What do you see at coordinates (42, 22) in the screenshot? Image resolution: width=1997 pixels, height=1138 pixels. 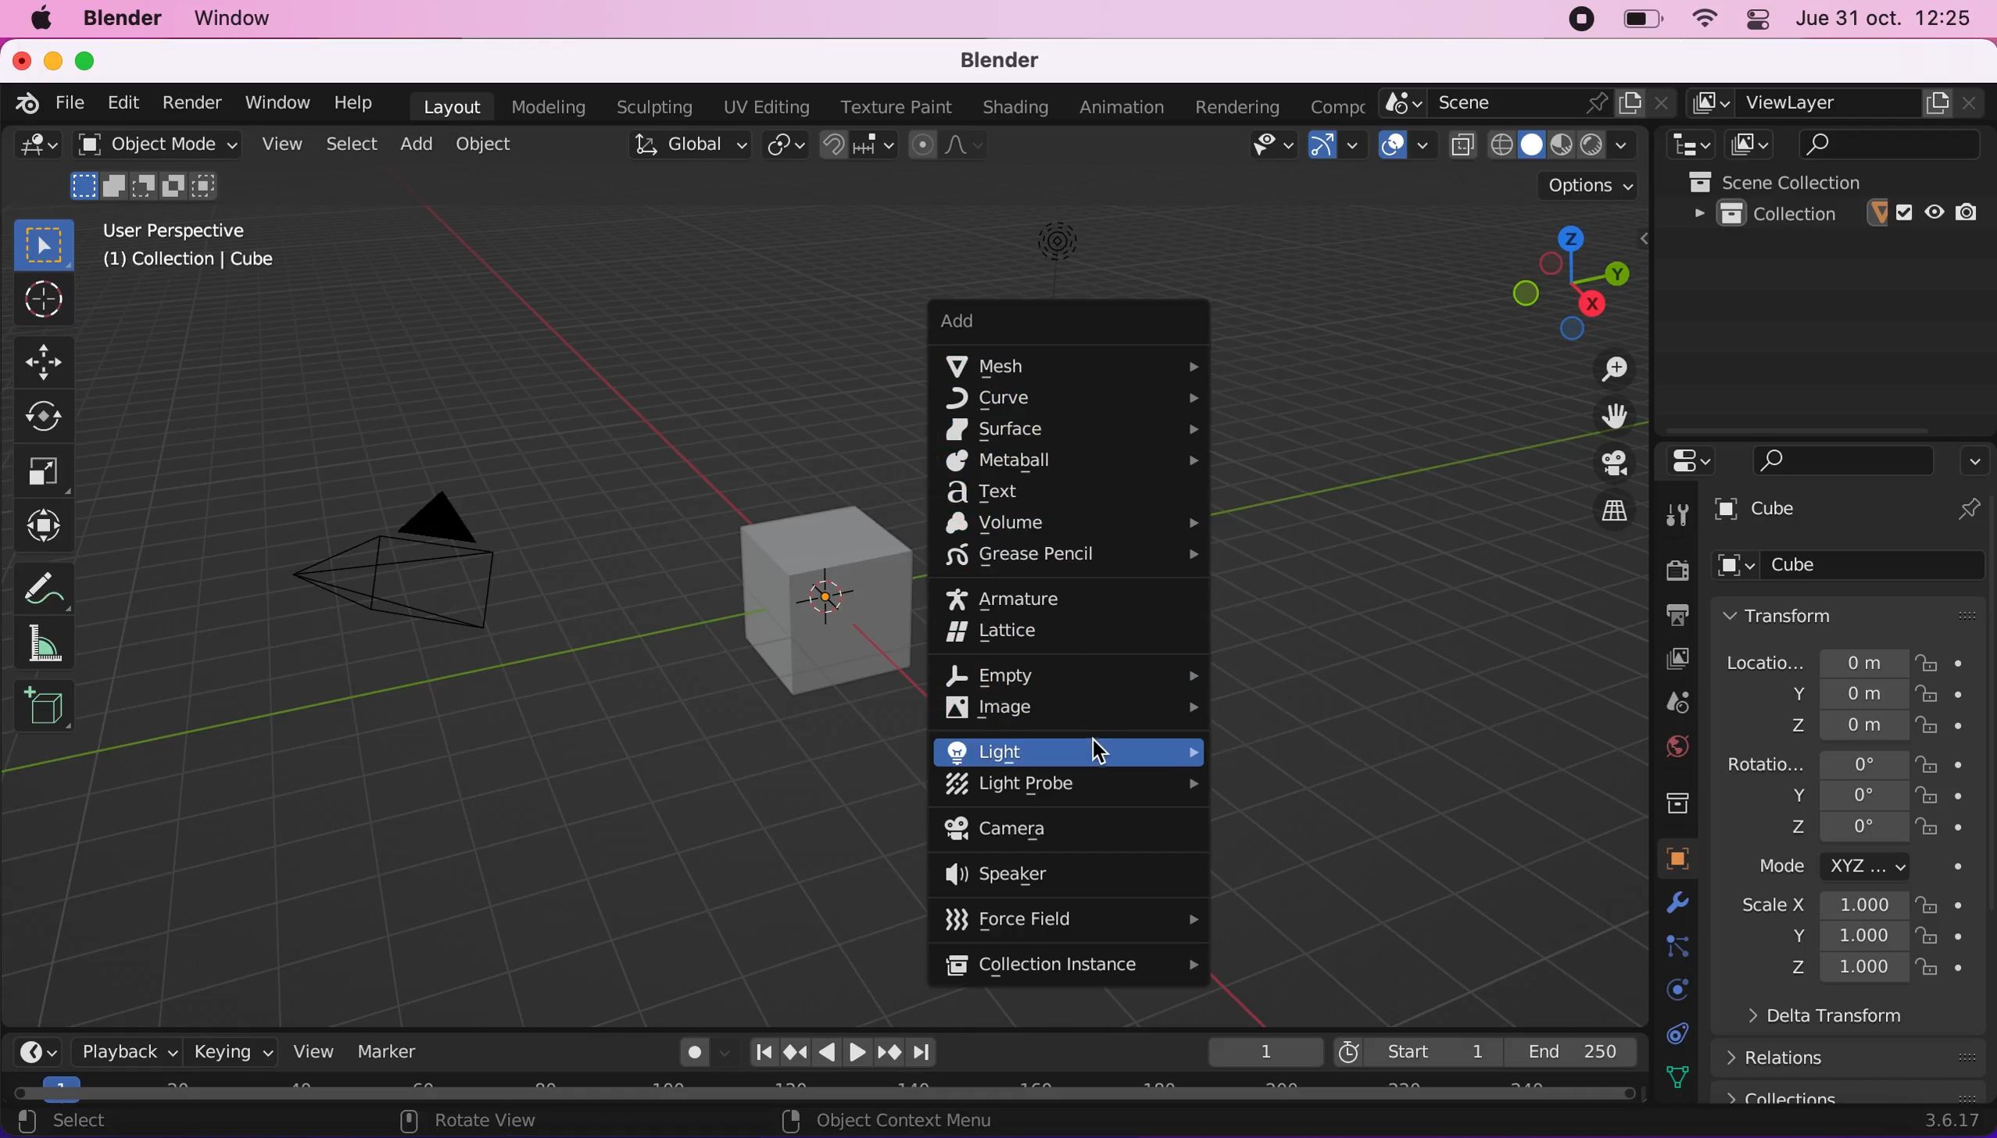 I see `mac logo` at bounding box center [42, 22].